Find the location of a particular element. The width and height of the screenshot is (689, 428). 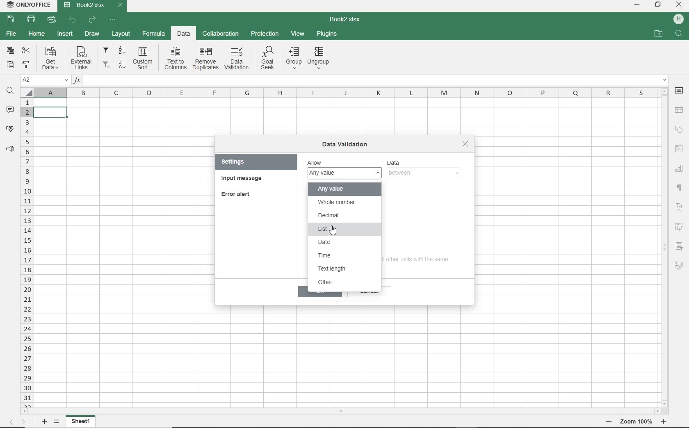

COPY is located at coordinates (10, 51).